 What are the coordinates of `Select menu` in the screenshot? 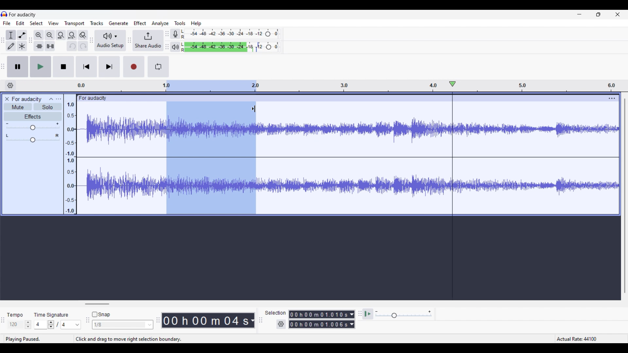 It's located at (36, 23).